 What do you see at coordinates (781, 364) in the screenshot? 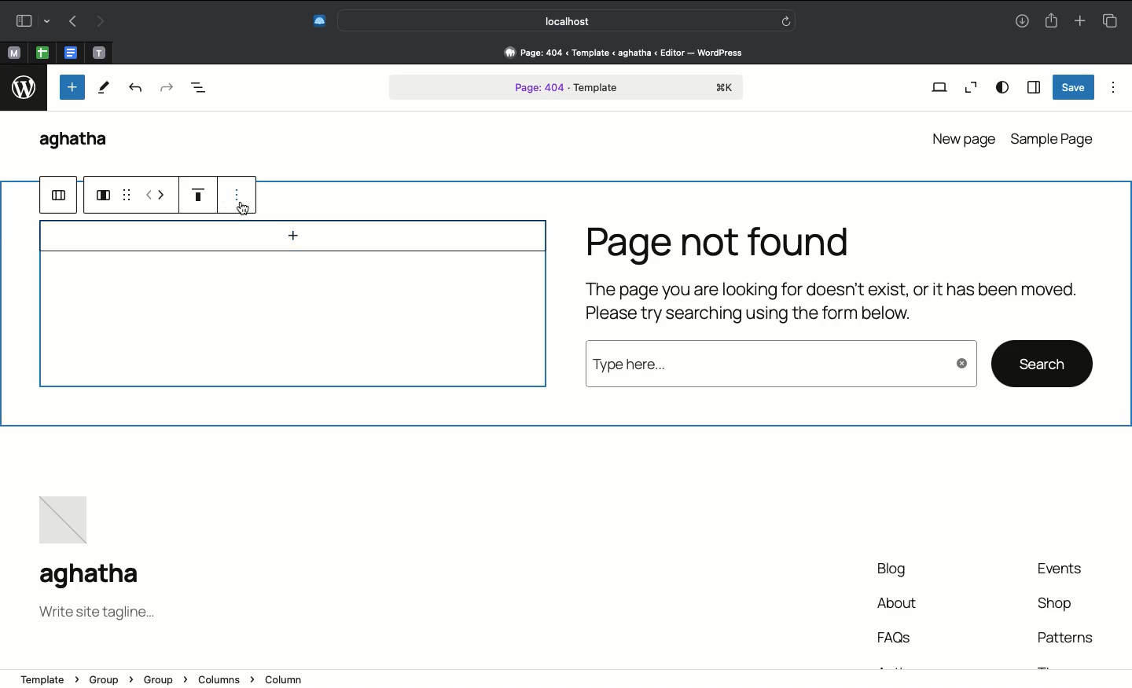
I see `Type here` at bounding box center [781, 364].